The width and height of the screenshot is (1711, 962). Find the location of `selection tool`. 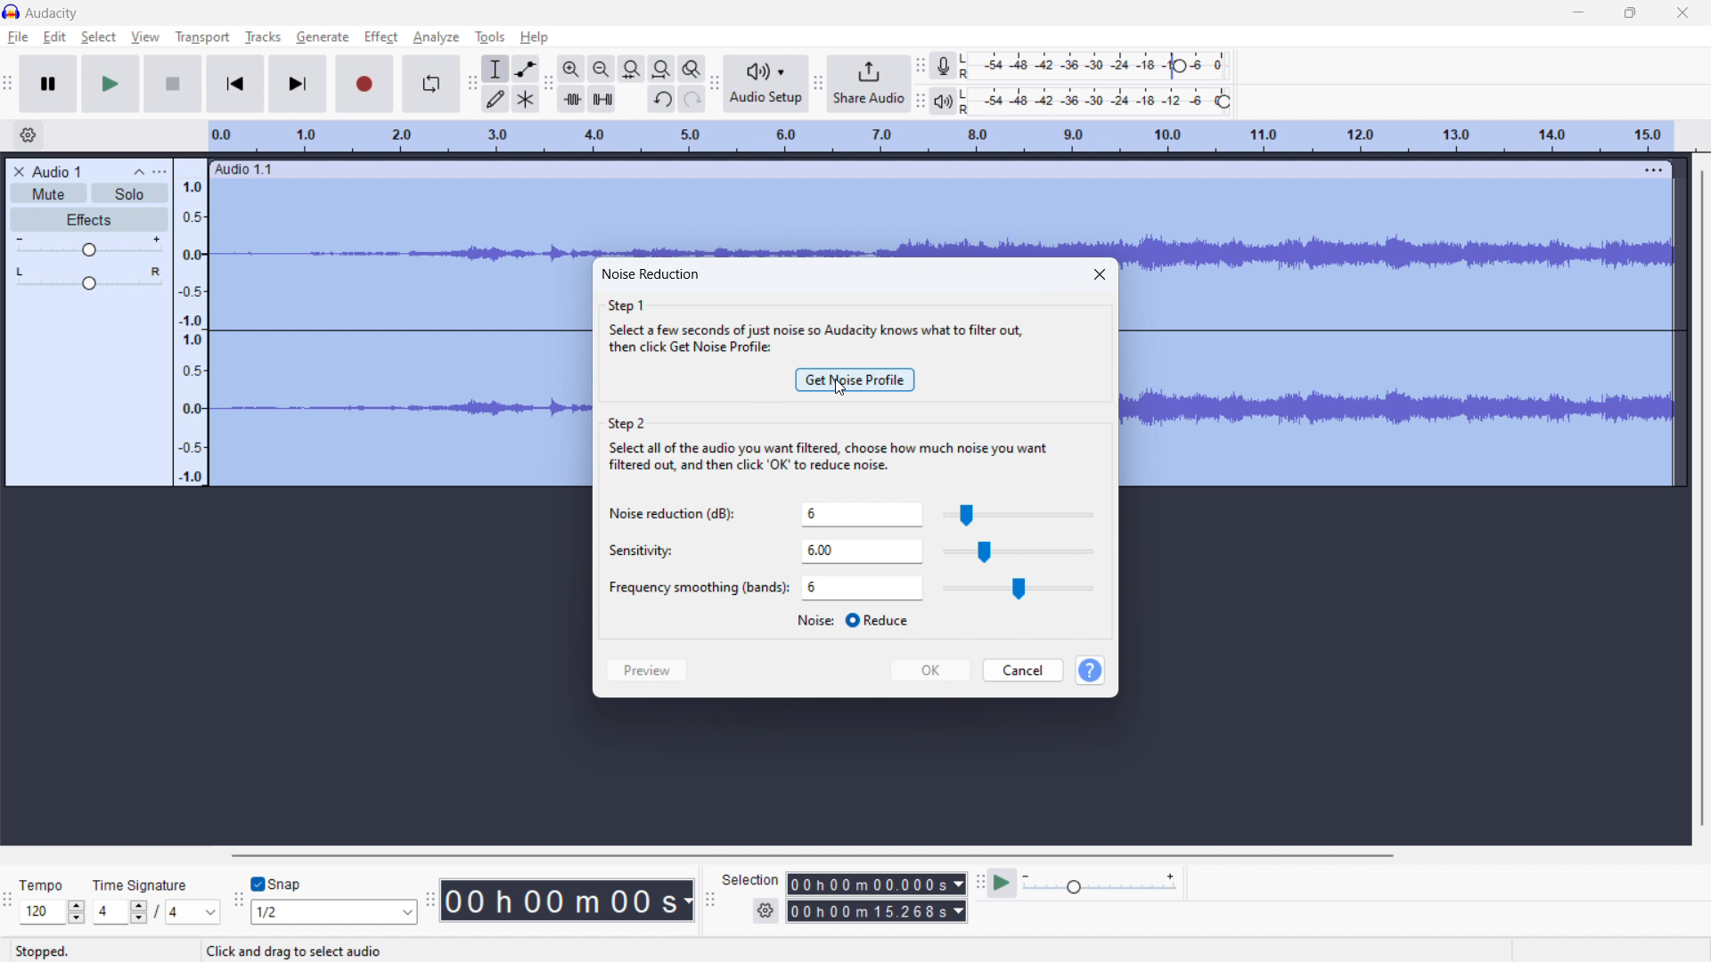

selection tool is located at coordinates (495, 69).